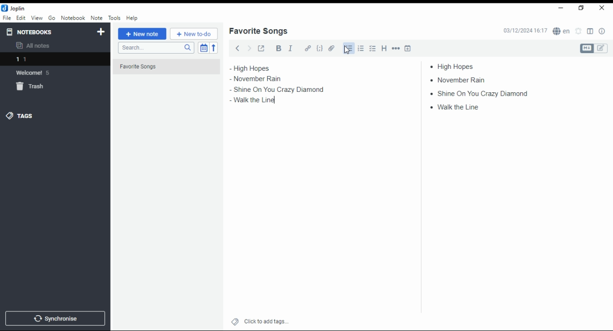 This screenshot has height=331, width=613. What do you see at coordinates (35, 72) in the screenshot?
I see `notebook: welcome` at bounding box center [35, 72].